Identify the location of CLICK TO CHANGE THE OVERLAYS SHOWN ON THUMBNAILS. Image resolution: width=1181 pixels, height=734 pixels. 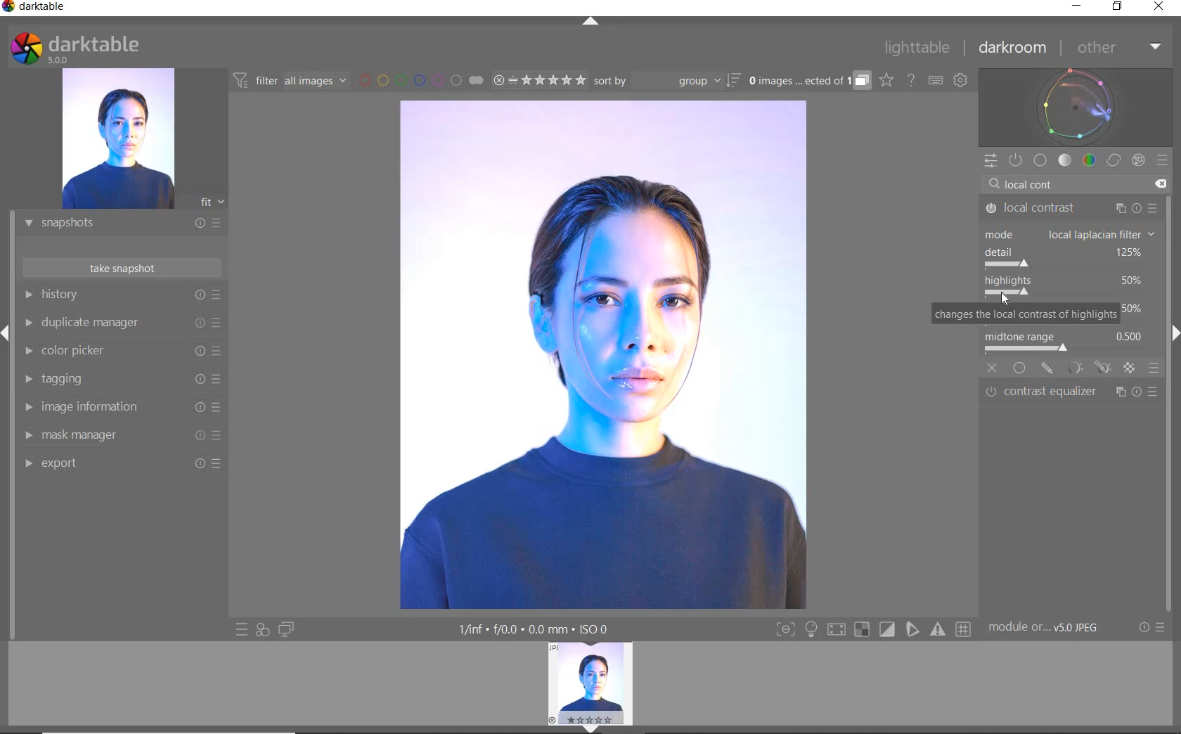
(886, 80).